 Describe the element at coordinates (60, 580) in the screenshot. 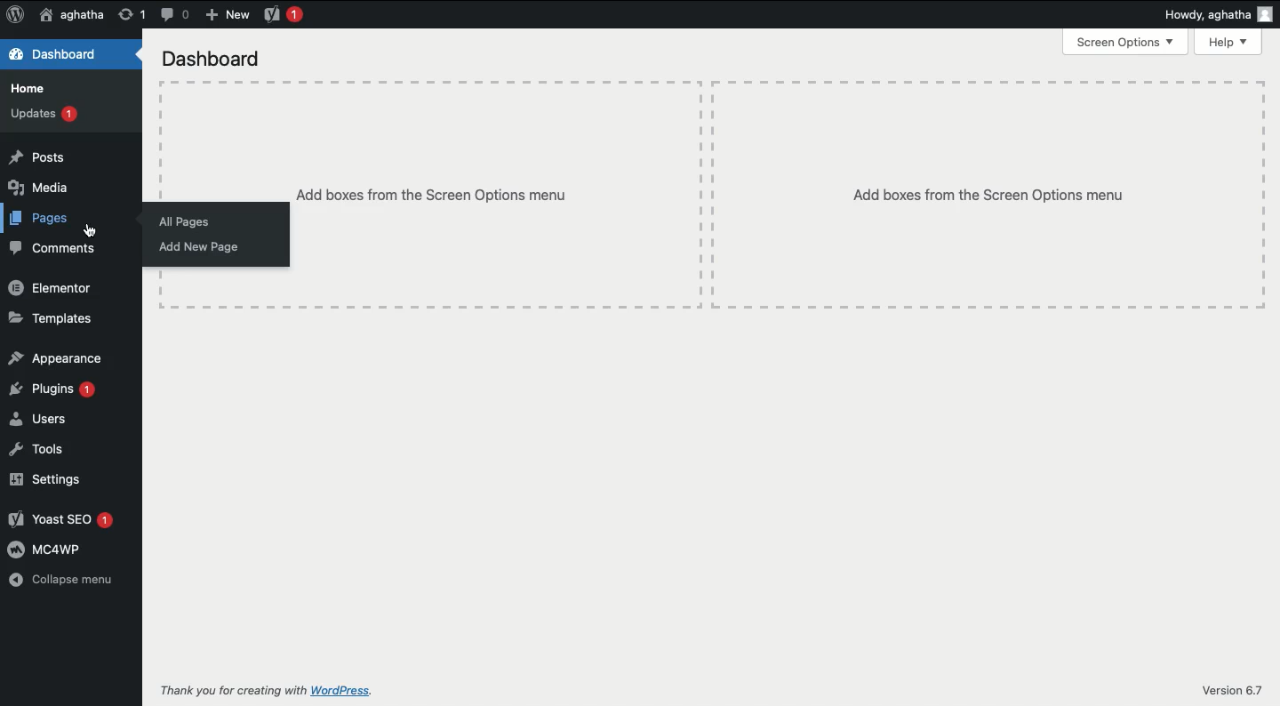

I see `Collapse menu` at that location.